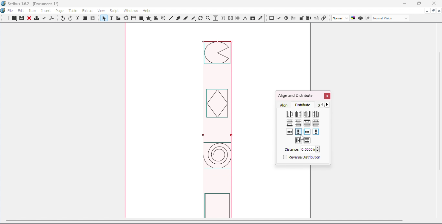 The height and width of the screenshot is (224, 442). Describe the element at coordinates (103, 10) in the screenshot. I see `View` at that location.